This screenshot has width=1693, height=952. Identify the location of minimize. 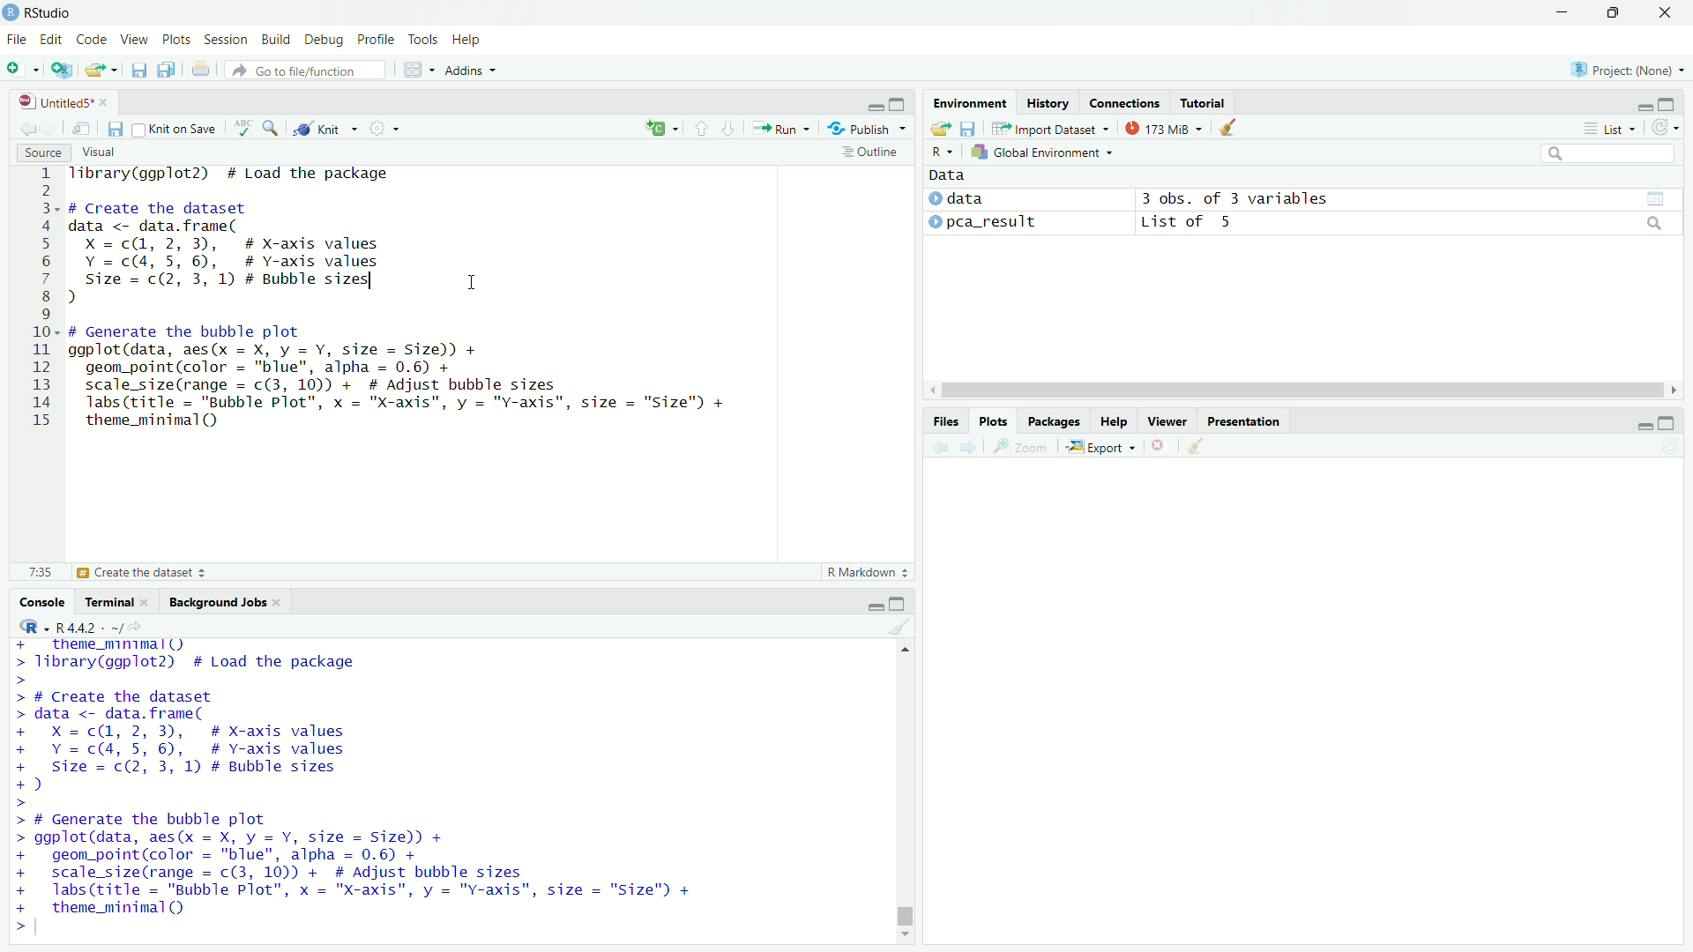
(875, 102).